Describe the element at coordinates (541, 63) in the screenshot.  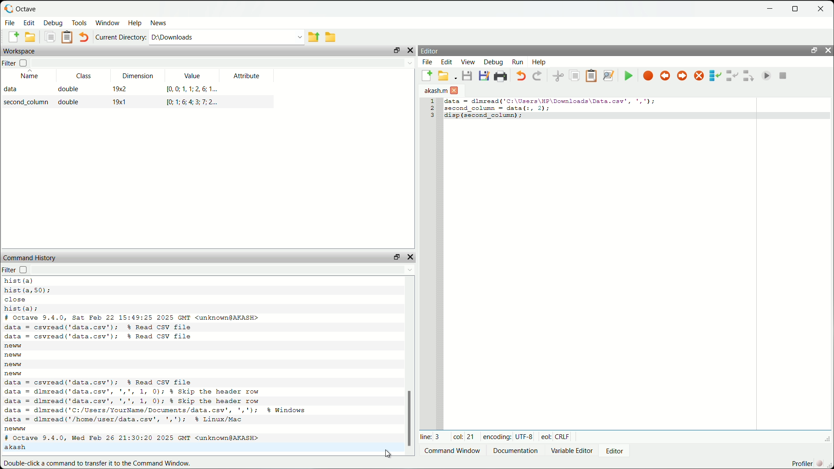
I see `help` at that location.